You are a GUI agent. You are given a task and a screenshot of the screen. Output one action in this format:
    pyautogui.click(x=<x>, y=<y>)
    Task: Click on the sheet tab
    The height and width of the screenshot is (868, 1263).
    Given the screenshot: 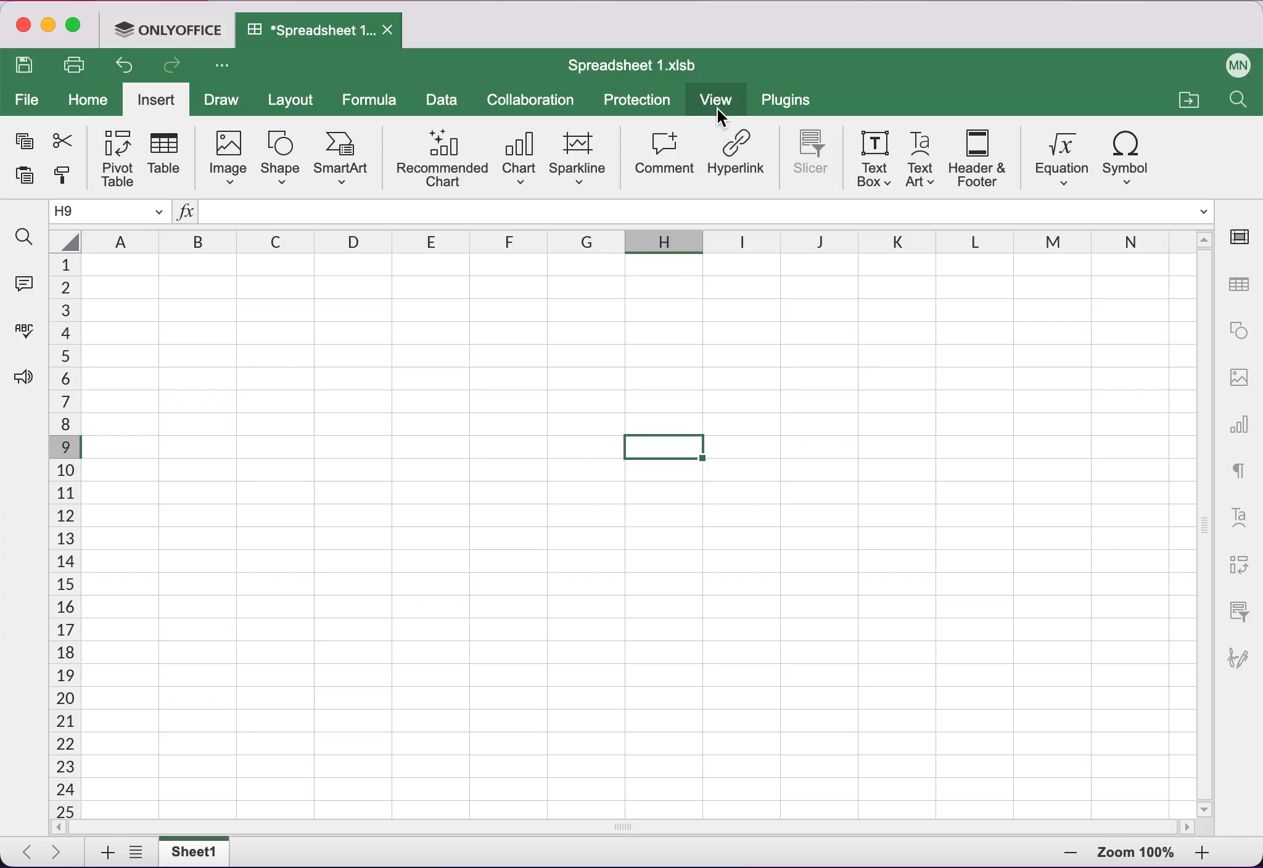 What is the action you would take?
    pyautogui.click(x=200, y=852)
    